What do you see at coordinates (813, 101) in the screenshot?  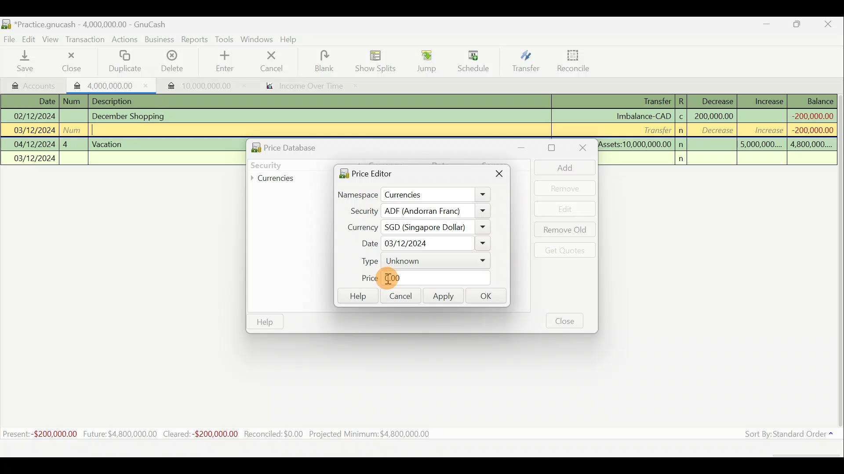 I see `Balance` at bounding box center [813, 101].